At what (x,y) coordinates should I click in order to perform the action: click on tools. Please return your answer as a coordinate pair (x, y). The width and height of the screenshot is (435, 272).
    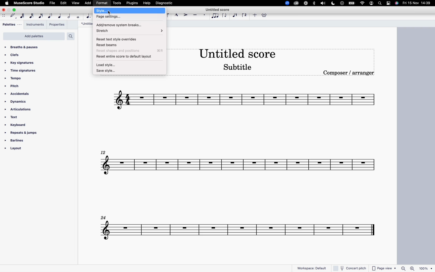
    Looking at the image, I should click on (117, 3).